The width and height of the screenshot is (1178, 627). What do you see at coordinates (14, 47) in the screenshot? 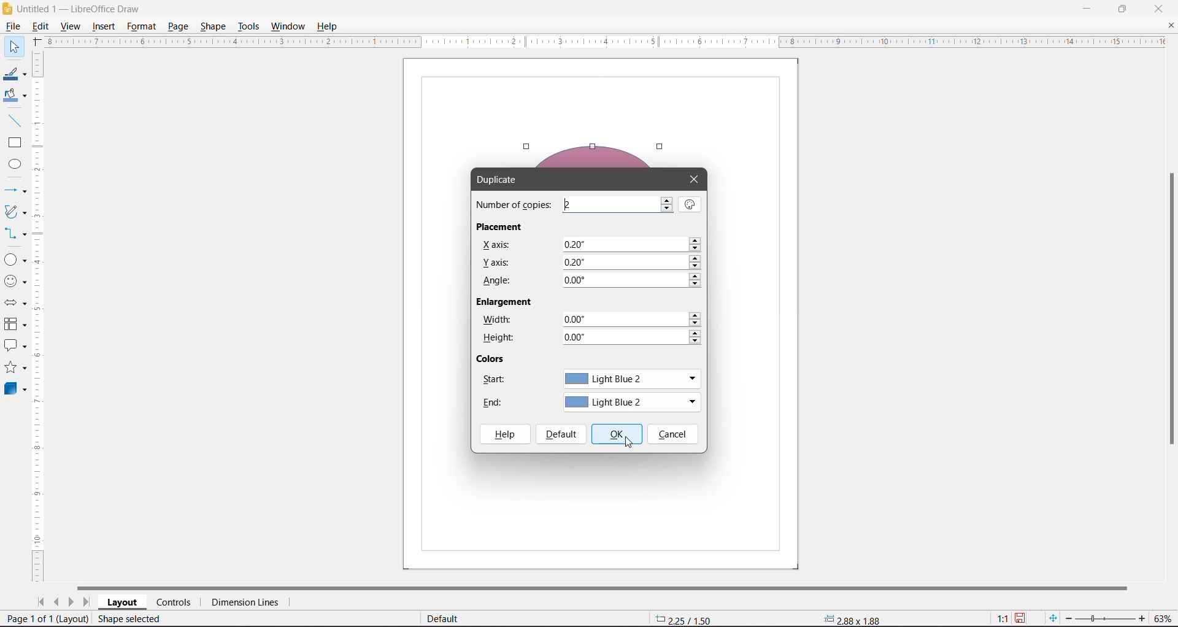
I see `Select Tool` at bounding box center [14, 47].